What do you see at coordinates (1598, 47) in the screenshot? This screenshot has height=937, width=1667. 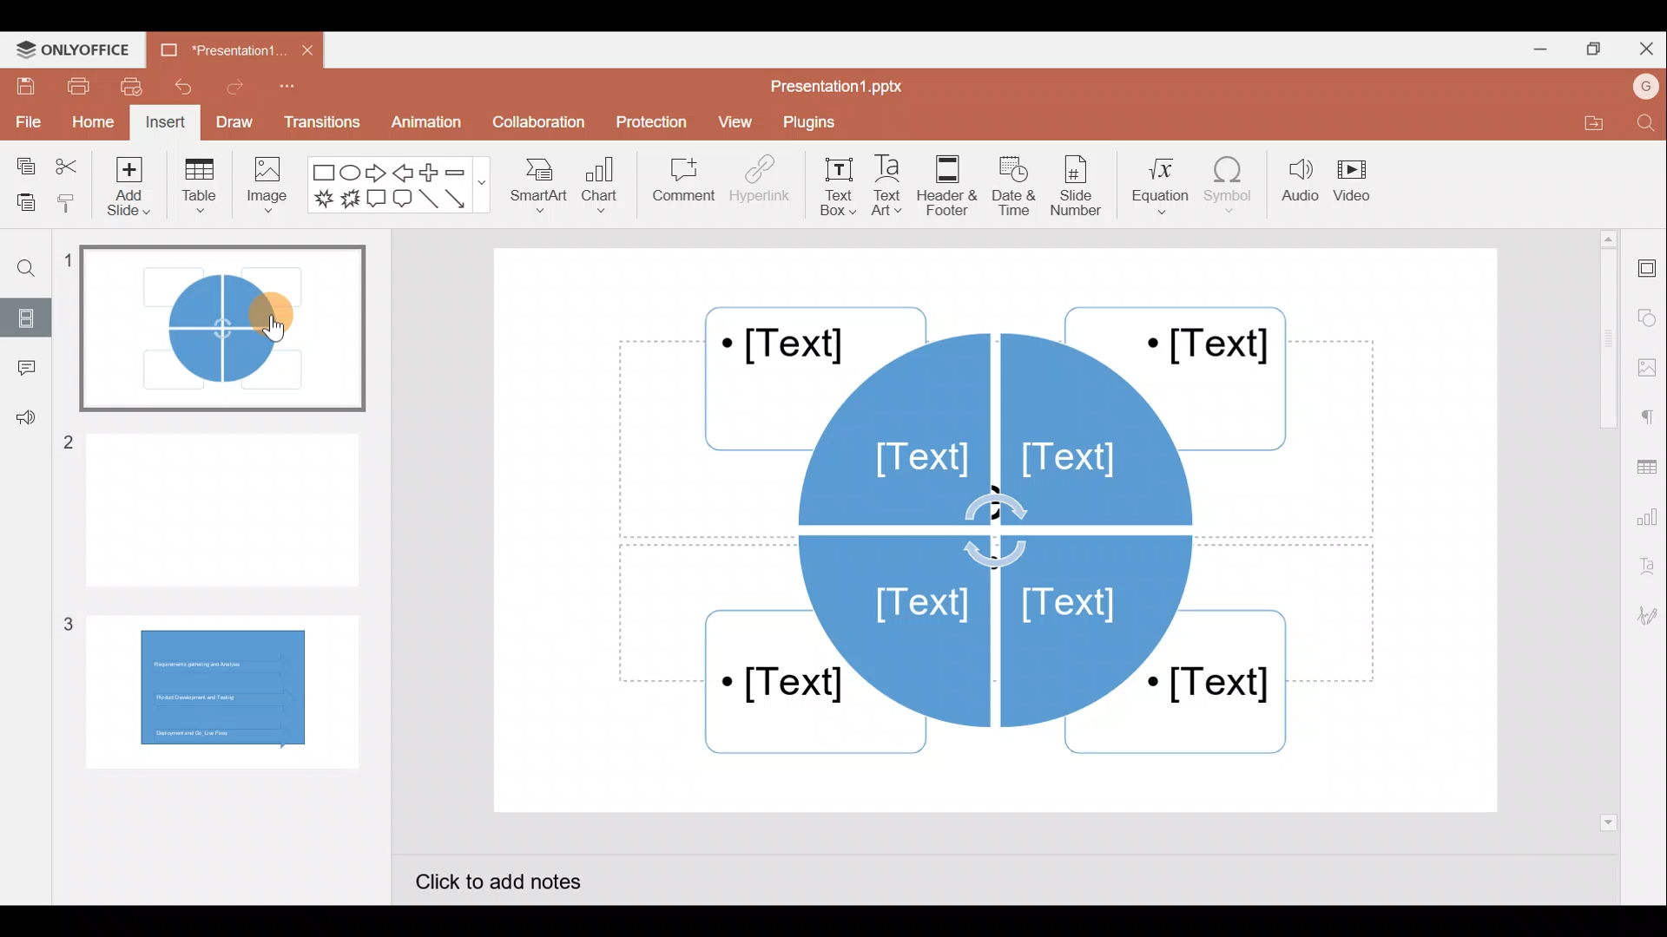 I see `Maximize` at bounding box center [1598, 47].